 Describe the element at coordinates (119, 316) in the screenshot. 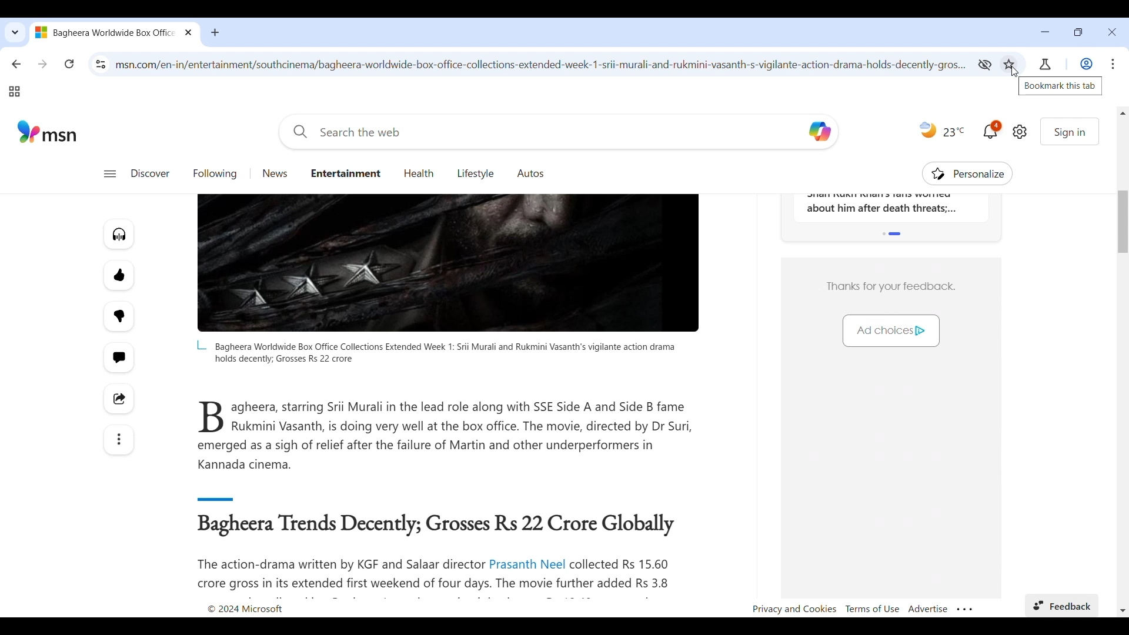

I see `Fewer like this article` at that location.